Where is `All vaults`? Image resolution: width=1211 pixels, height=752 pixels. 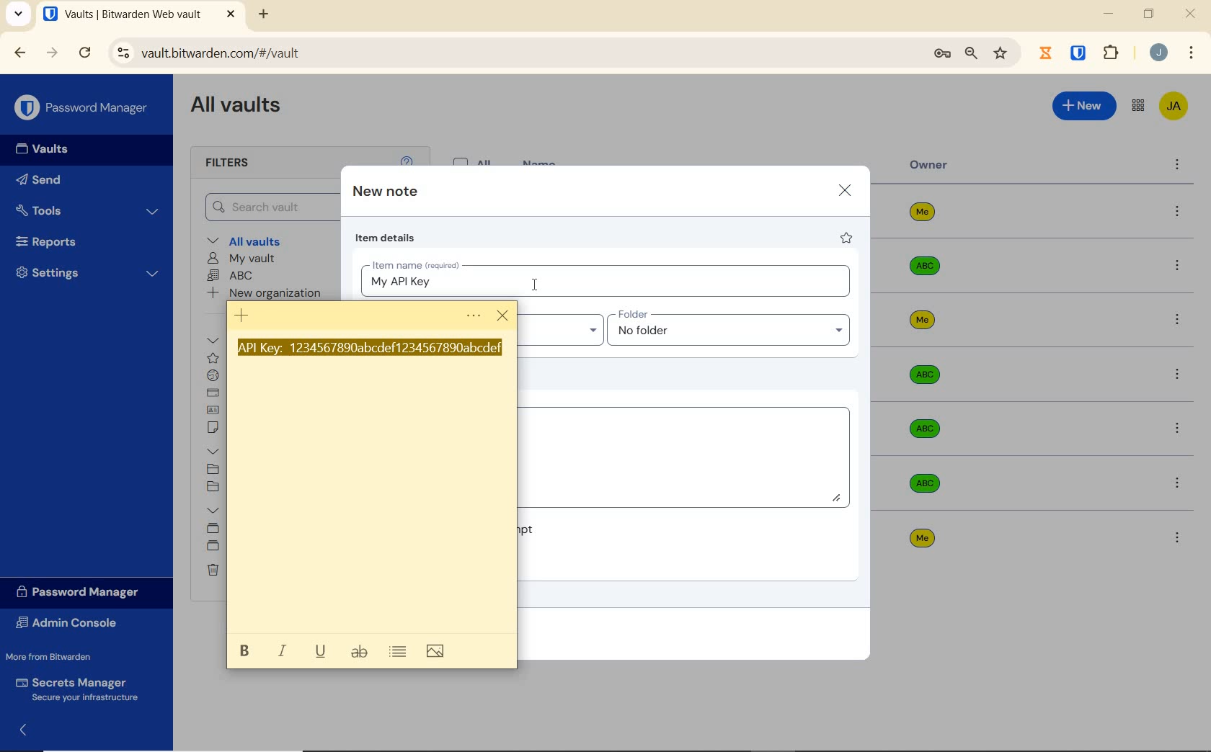
All vaults is located at coordinates (257, 242).